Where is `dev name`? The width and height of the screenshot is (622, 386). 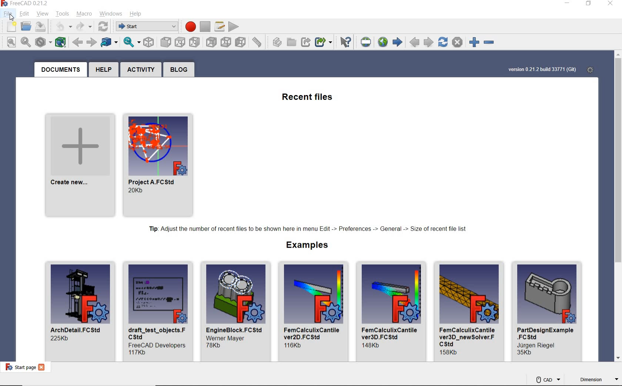 dev name is located at coordinates (157, 344).